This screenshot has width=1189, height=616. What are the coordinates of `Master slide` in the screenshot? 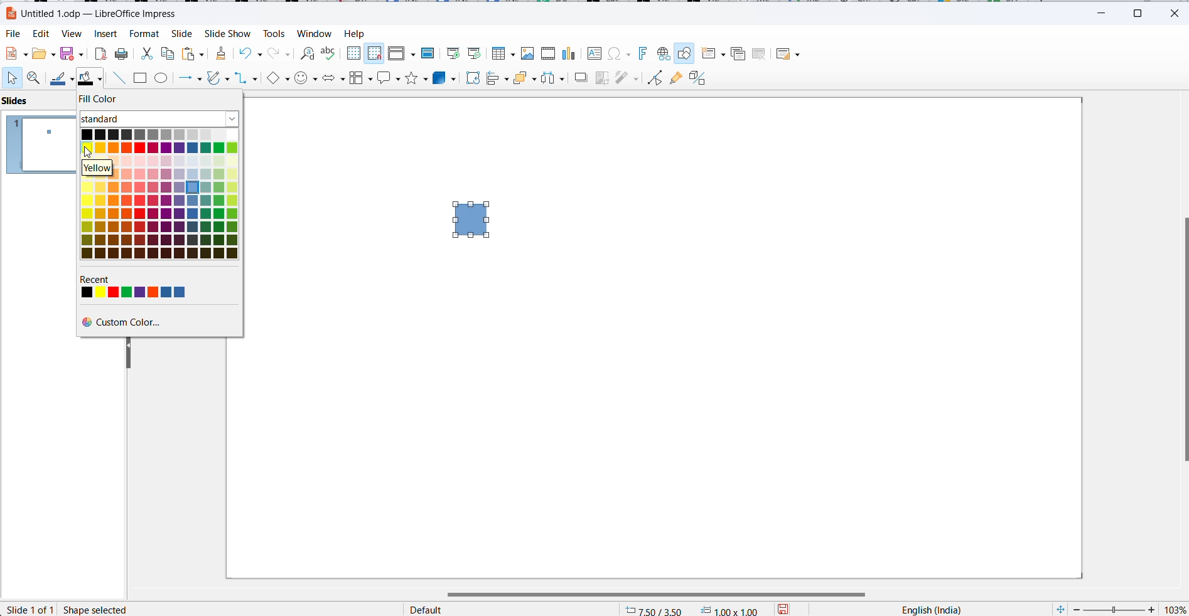 It's located at (431, 53).